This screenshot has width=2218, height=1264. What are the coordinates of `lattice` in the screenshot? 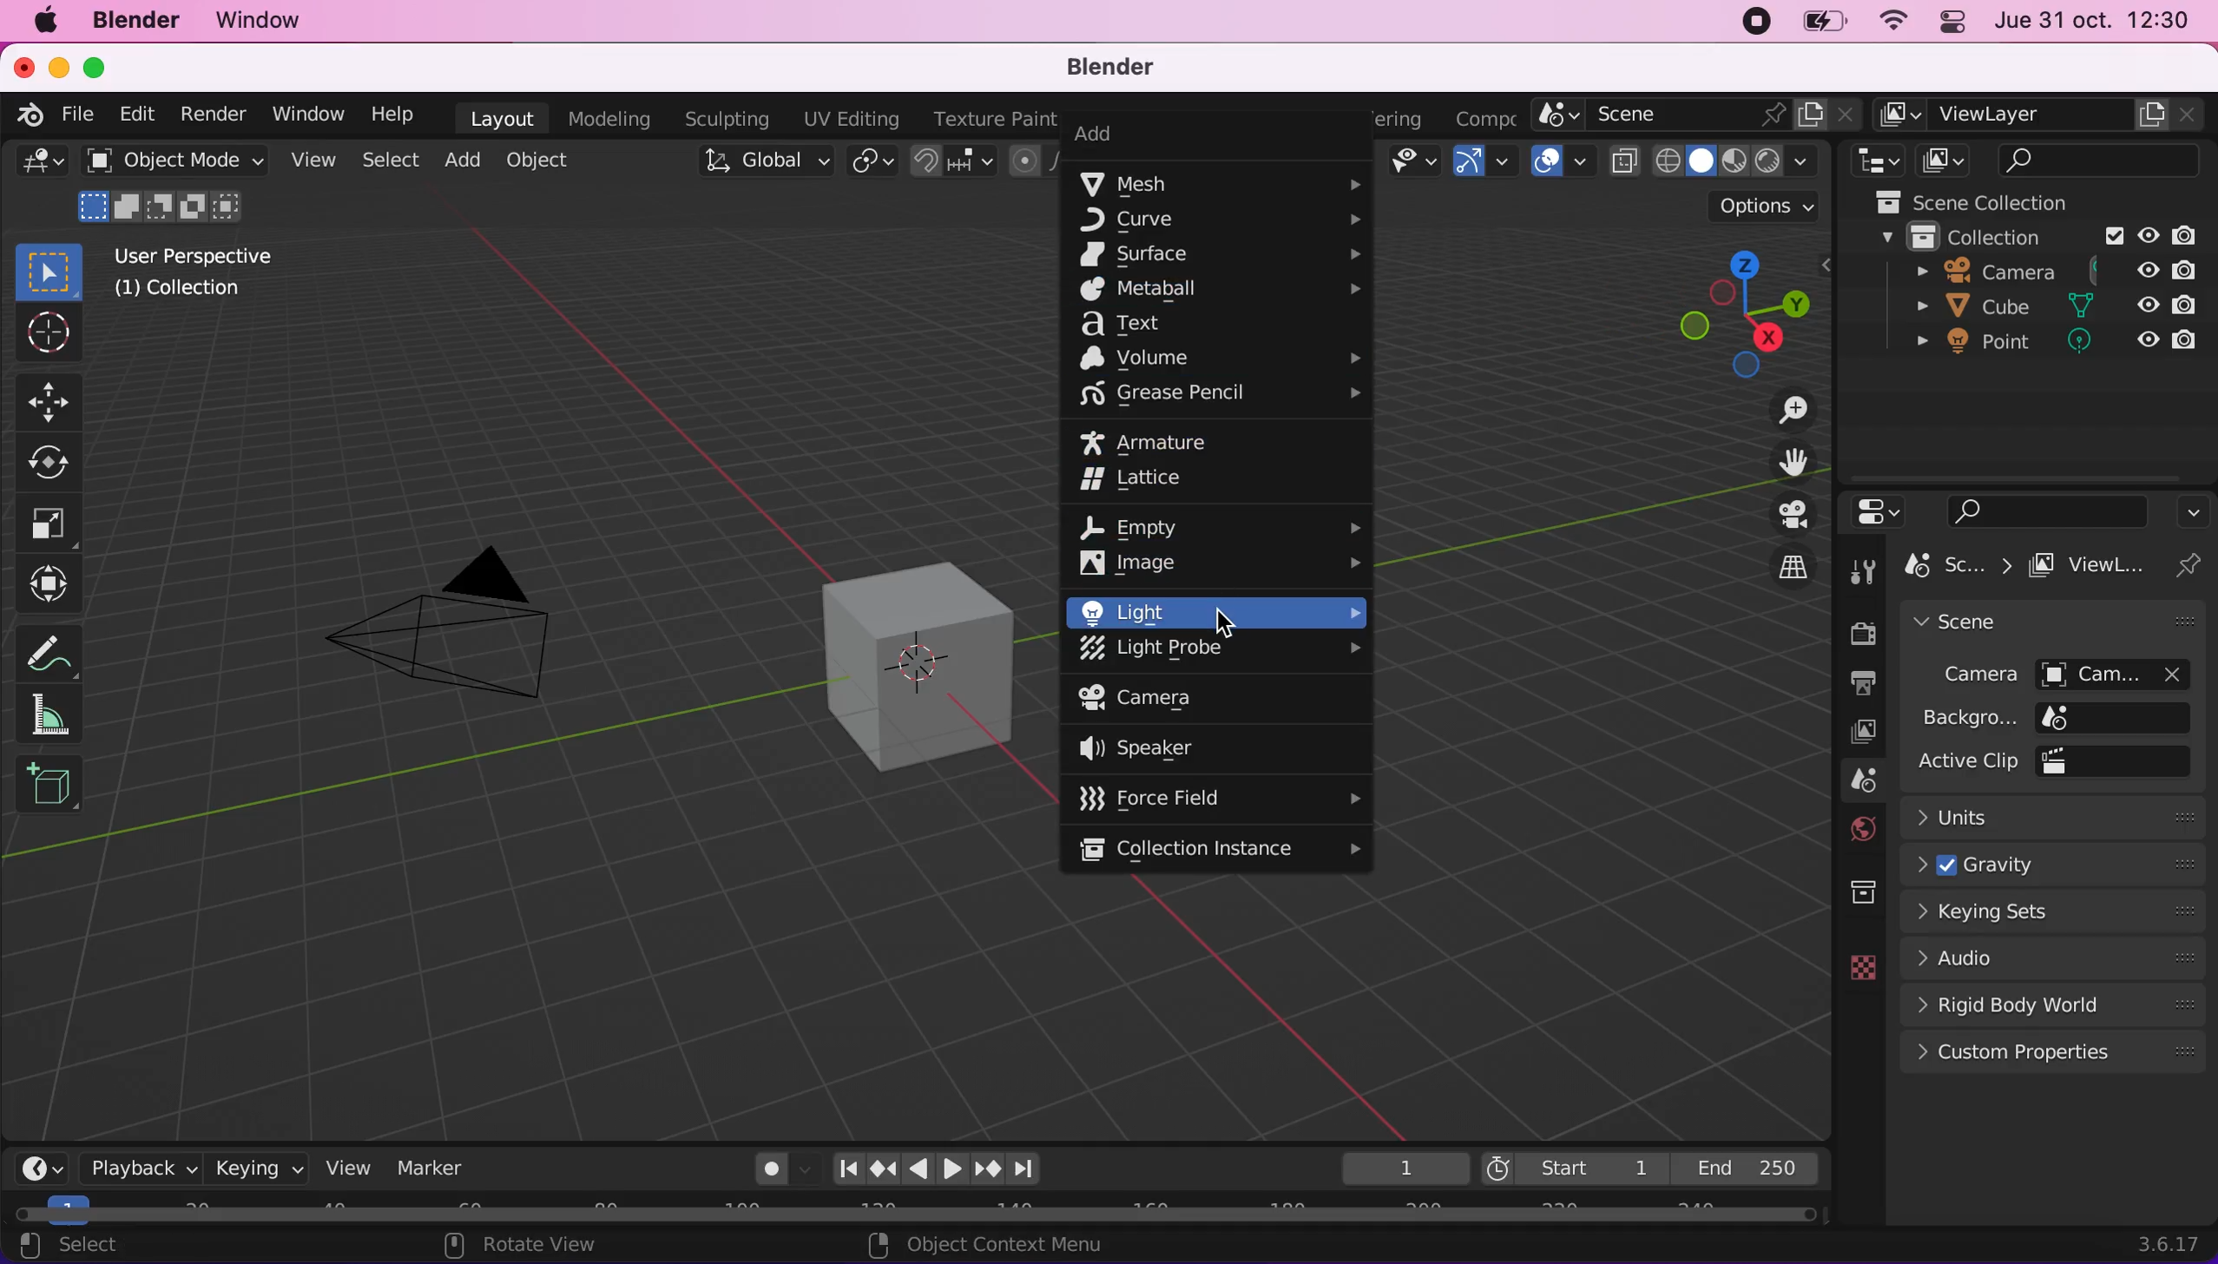 It's located at (1174, 479).